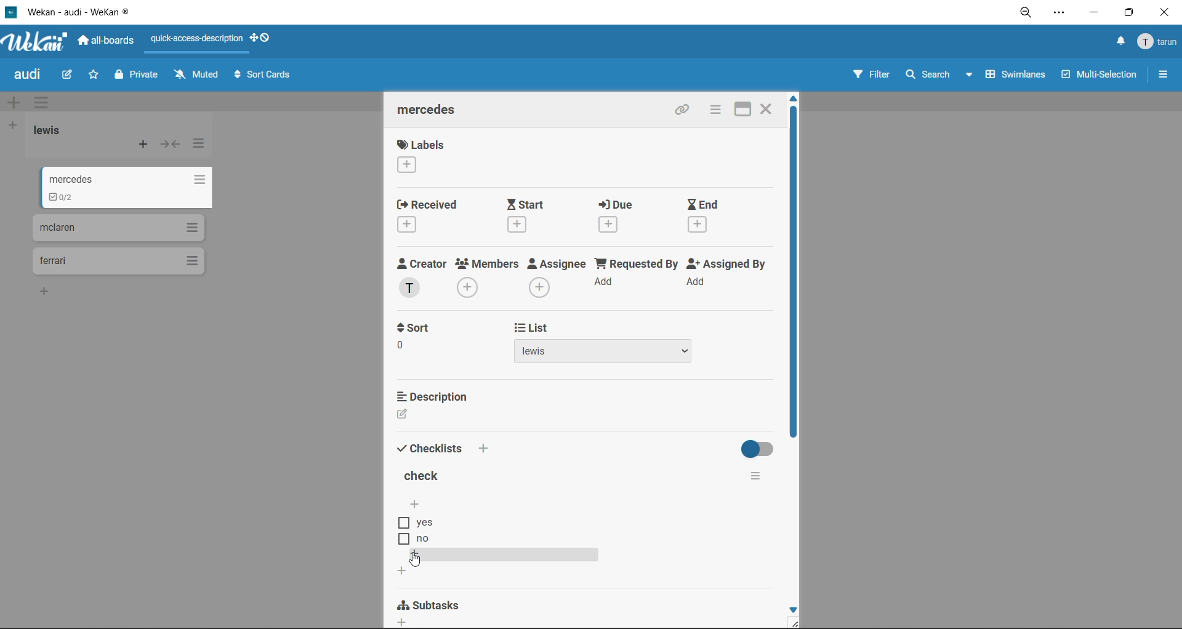 The width and height of the screenshot is (1182, 629). I want to click on Add Start Time, so click(518, 224).